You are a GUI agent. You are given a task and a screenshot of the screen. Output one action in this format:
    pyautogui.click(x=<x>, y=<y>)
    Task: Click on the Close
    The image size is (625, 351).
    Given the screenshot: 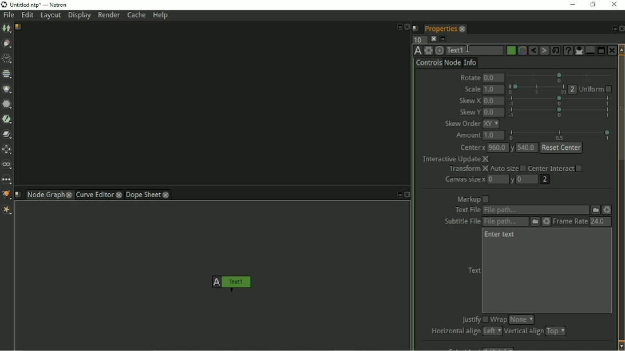 What is the action you would take?
    pyautogui.click(x=407, y=27)
    